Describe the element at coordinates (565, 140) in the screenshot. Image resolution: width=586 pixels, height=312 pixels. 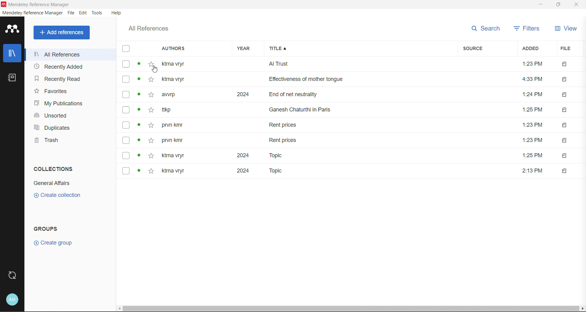
I see `Indicates file type` at that location.